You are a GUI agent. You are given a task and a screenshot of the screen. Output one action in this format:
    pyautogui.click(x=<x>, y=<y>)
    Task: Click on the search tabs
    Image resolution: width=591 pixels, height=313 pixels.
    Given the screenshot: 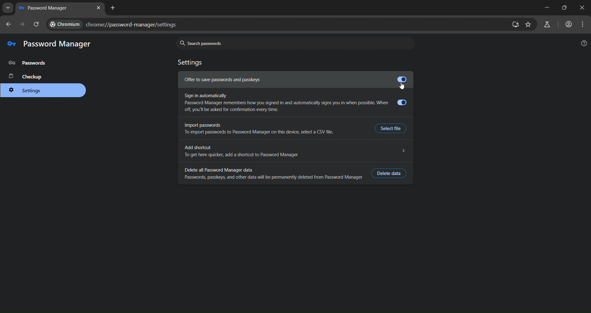 What is the action you would take?
    pyautogui.click(x=8, y=8)
    